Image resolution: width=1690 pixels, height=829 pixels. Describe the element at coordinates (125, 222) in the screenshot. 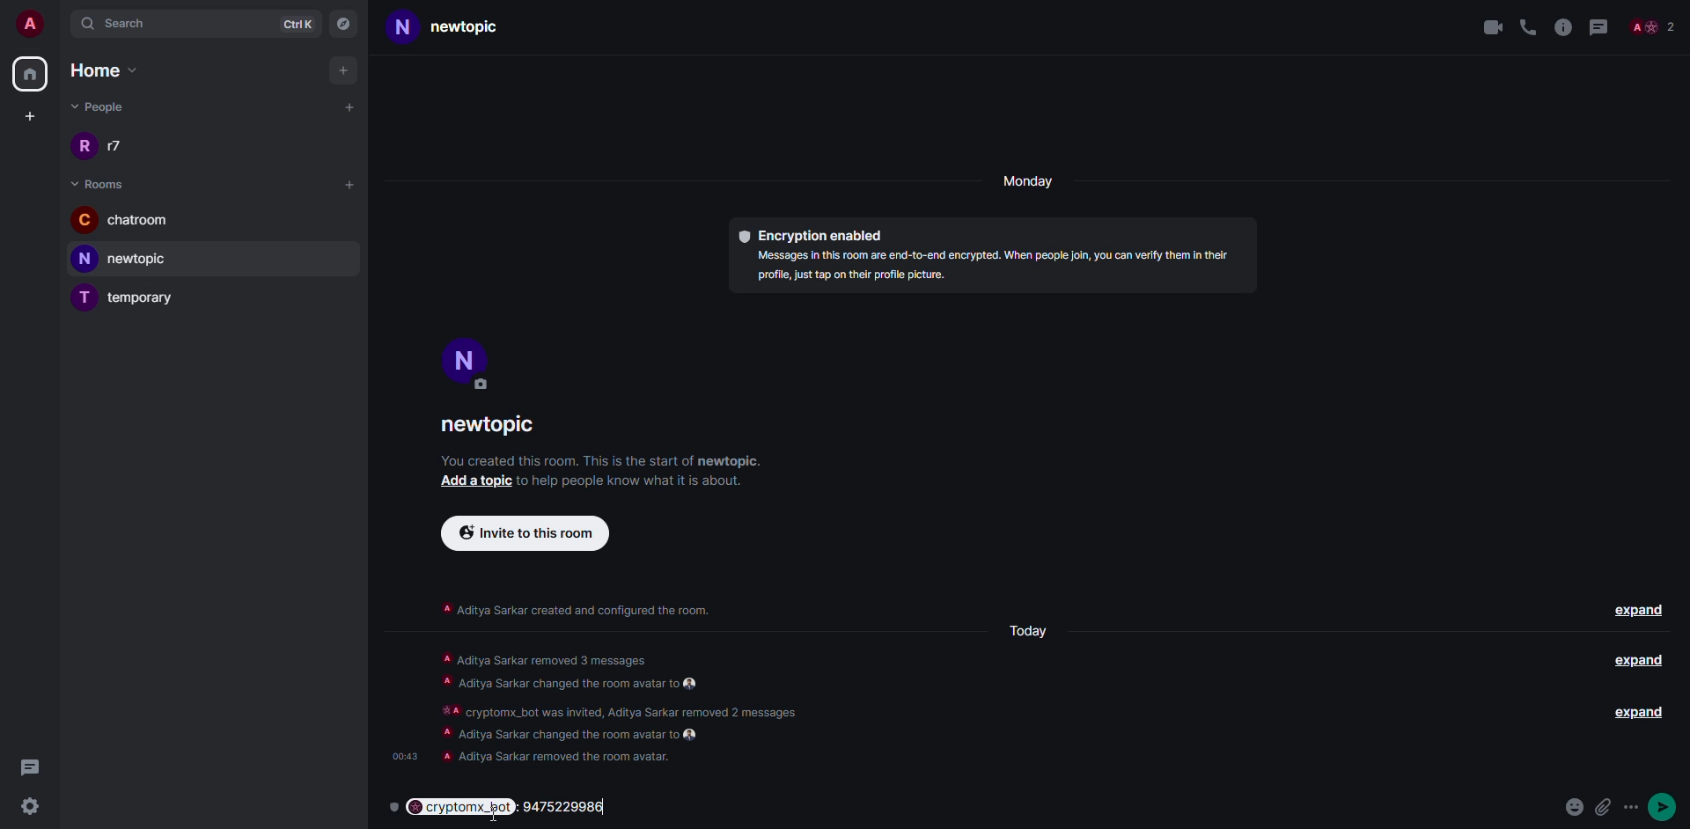

I see `chatroom` at that location.